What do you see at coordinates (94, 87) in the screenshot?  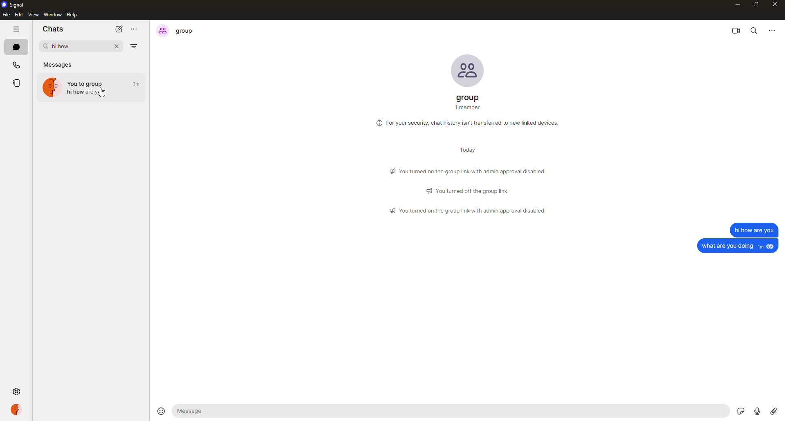 I see `hi how ` at bounding box center [94, 87].